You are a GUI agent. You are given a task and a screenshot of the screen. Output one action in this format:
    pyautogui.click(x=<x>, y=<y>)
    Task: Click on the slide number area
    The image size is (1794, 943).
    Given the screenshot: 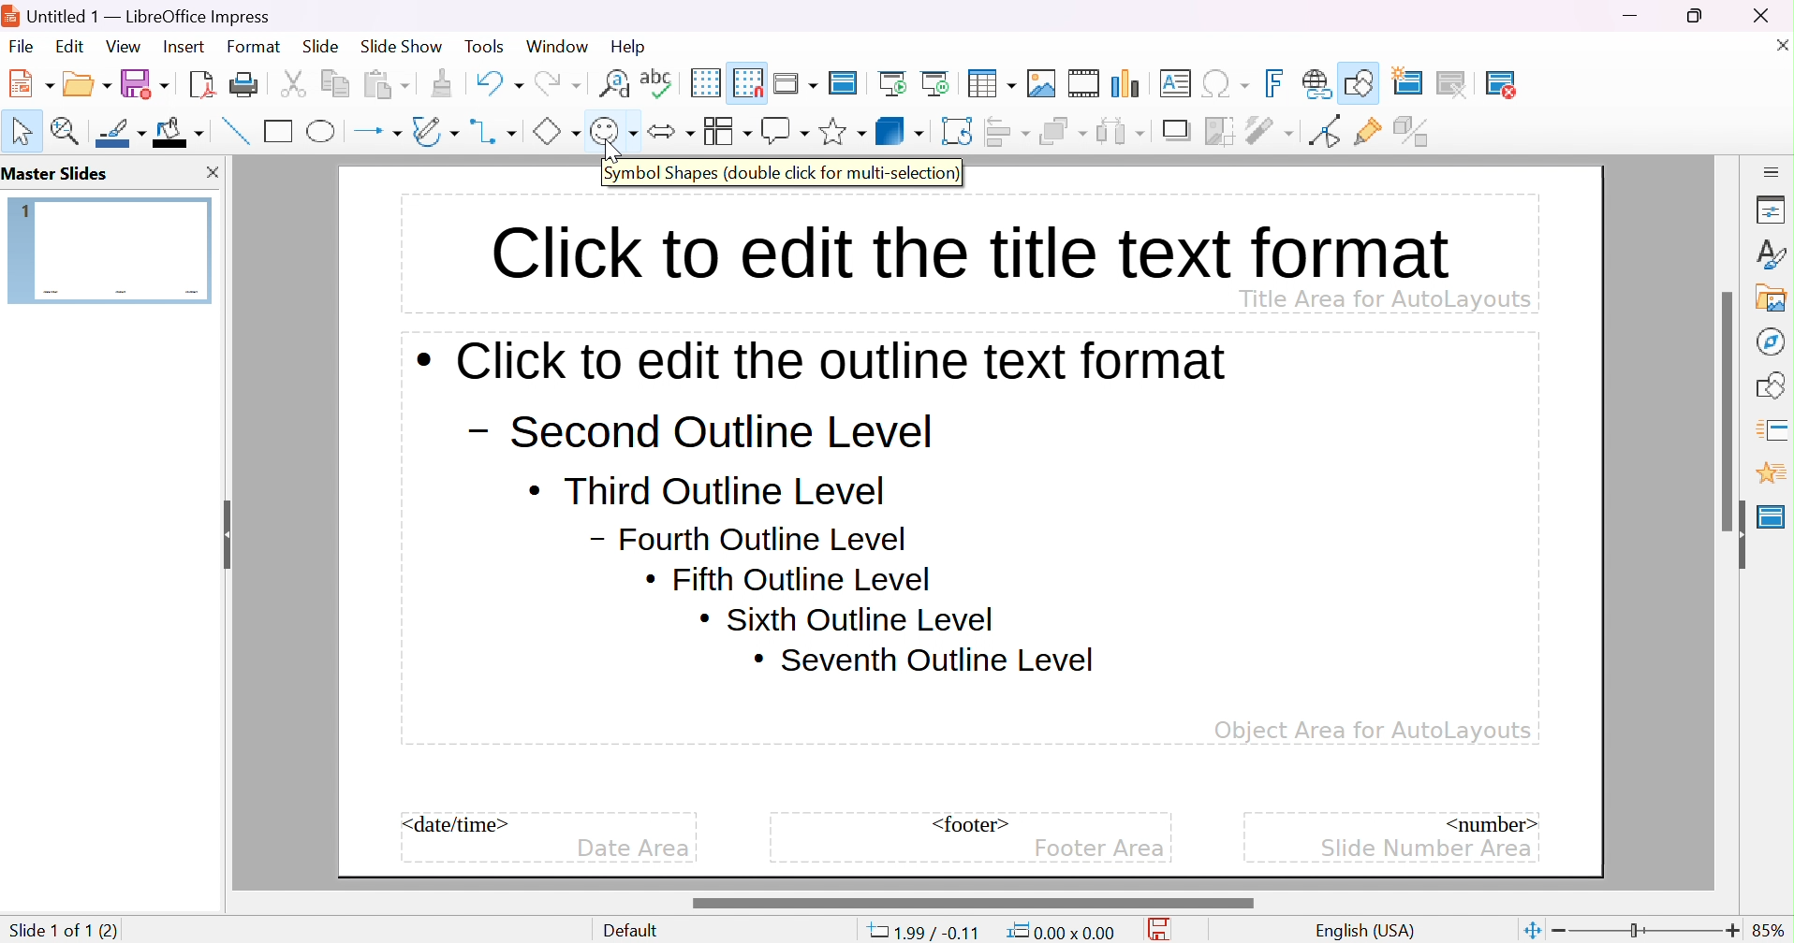 What is the action you would take?
    pyautogui.click(x=1428, y=847)
    